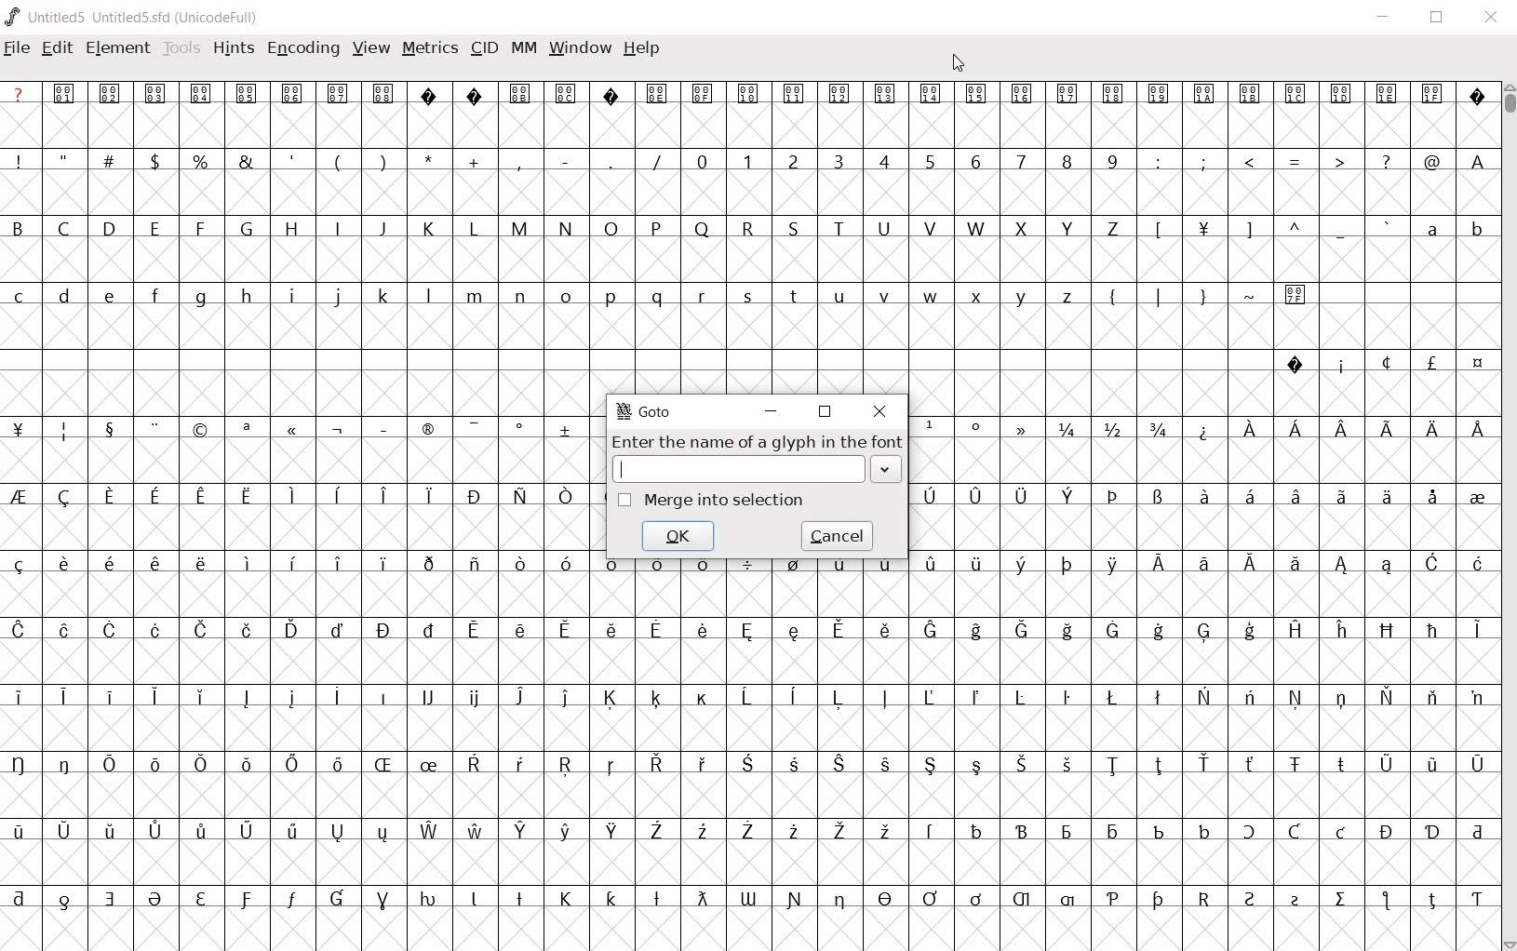 This screenshot has height=951, width=1517. I want to click on Symbol, so click(290, 698).